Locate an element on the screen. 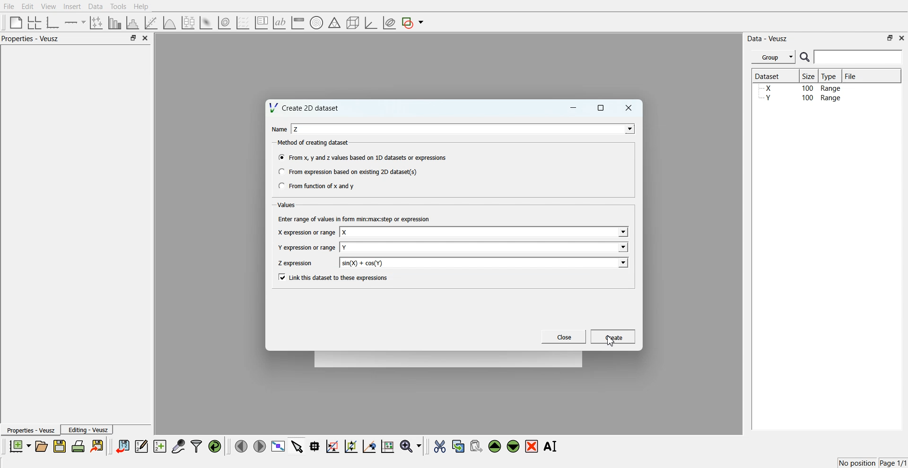  X 100 Range is located at coordinates (801, 88).